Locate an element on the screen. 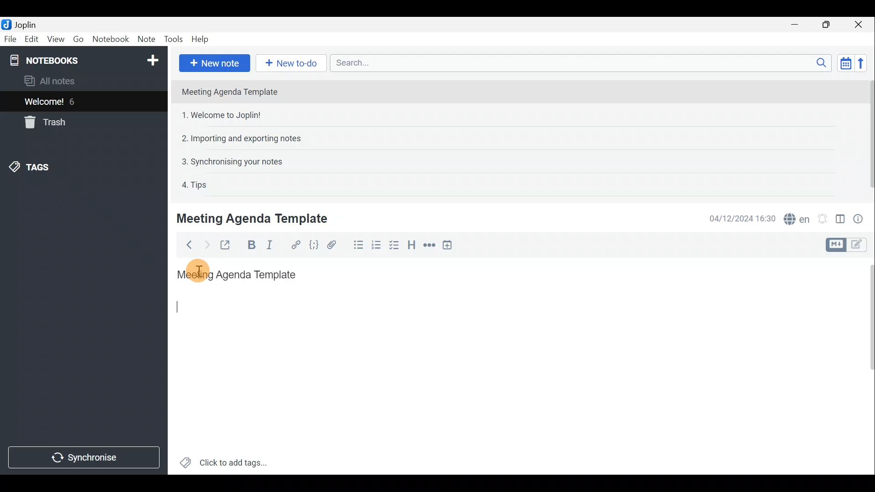 Image resolution: width=875 pixels, height=492 pixels. Tools is located at coordinates (174, 38).